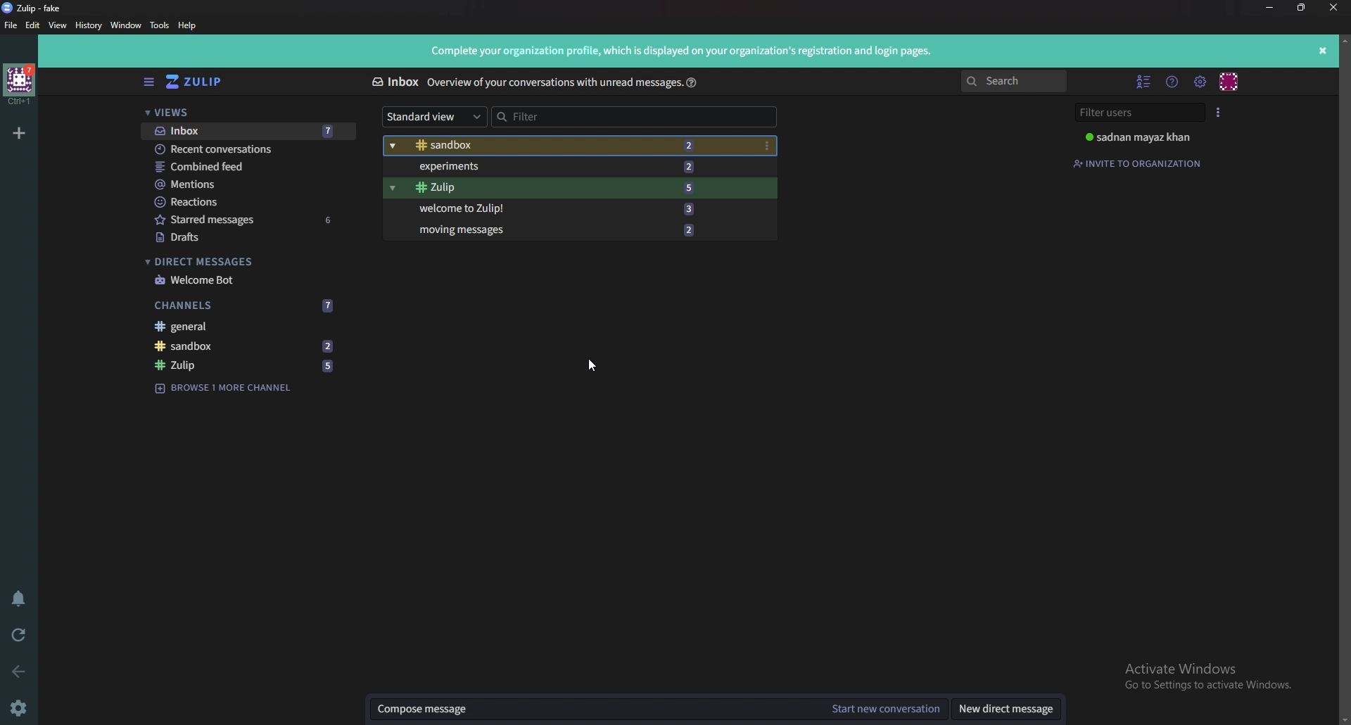  Describe the element at coordinates (149, 82) in the screenshot. I see `Hide side bar` at that location.